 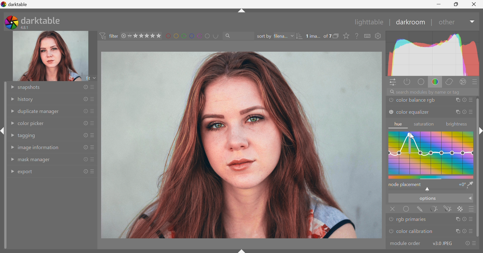 What do you see at coordinates (281, 36) in the screenshot?
I see `filena...` at bounding box center [281, 36].